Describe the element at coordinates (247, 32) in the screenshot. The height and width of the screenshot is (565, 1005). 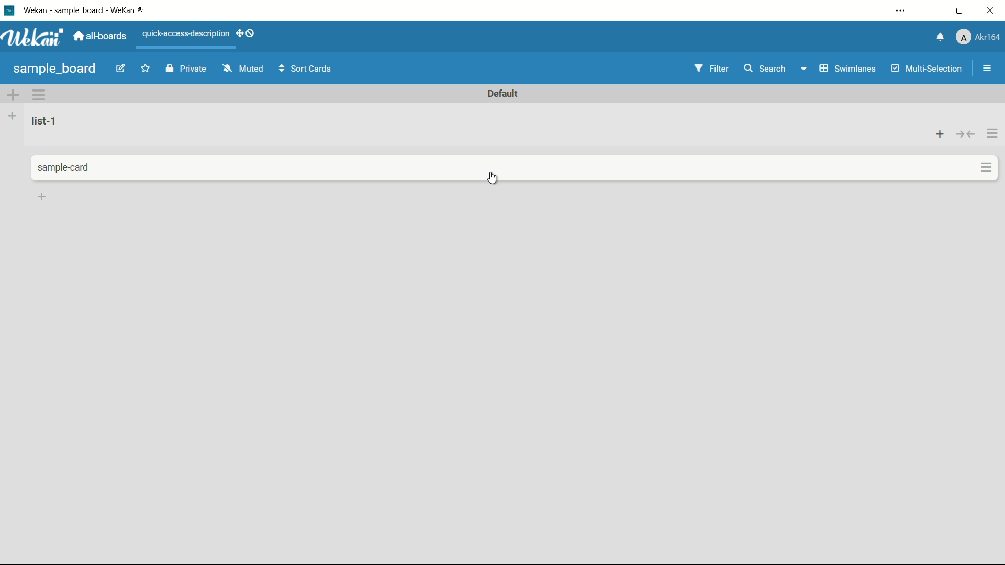
I see `show-desktop-drag-handles` at that location.